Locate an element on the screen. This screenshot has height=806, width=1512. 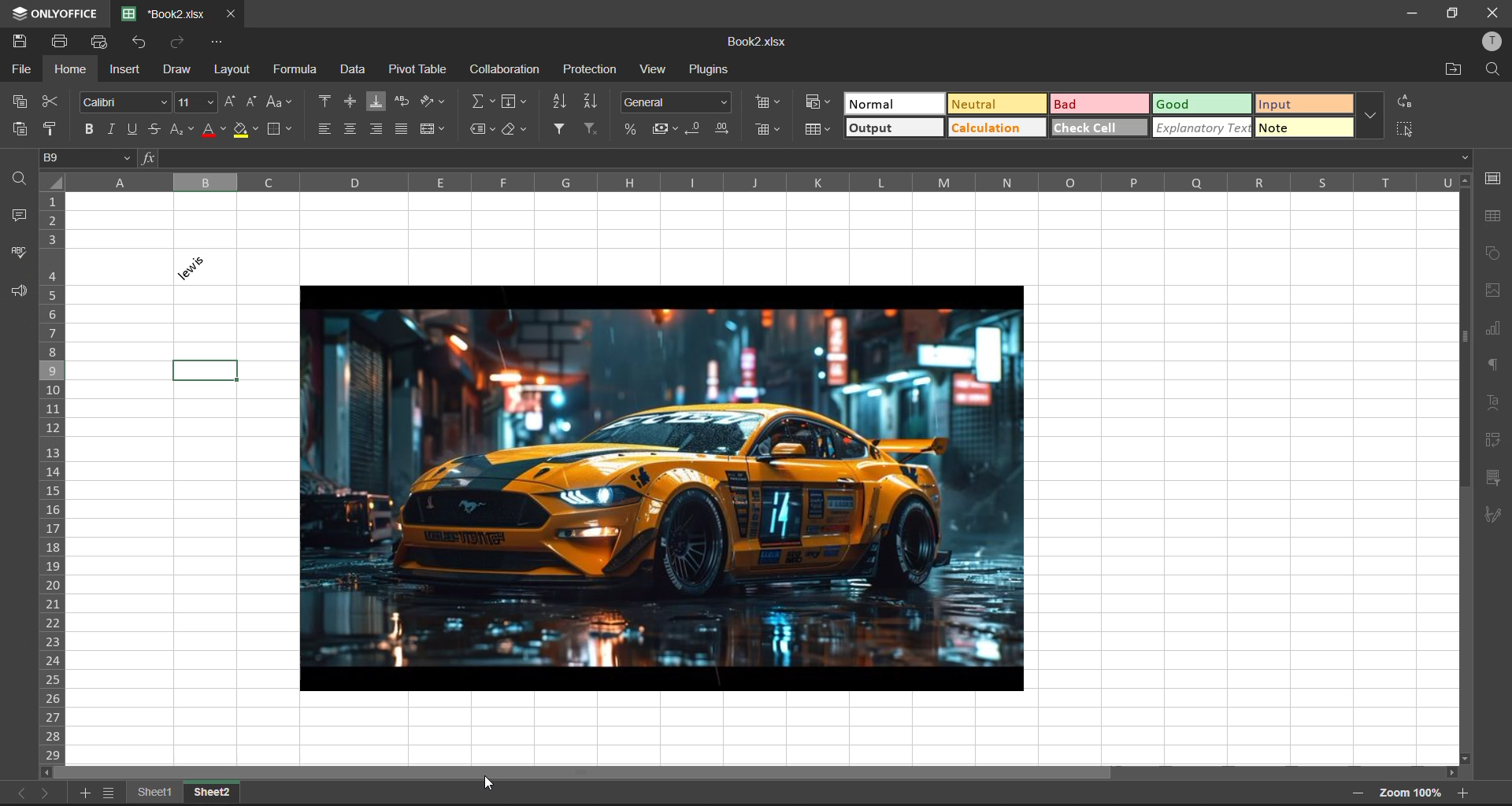
select all is located at coordinates (1406, 128).